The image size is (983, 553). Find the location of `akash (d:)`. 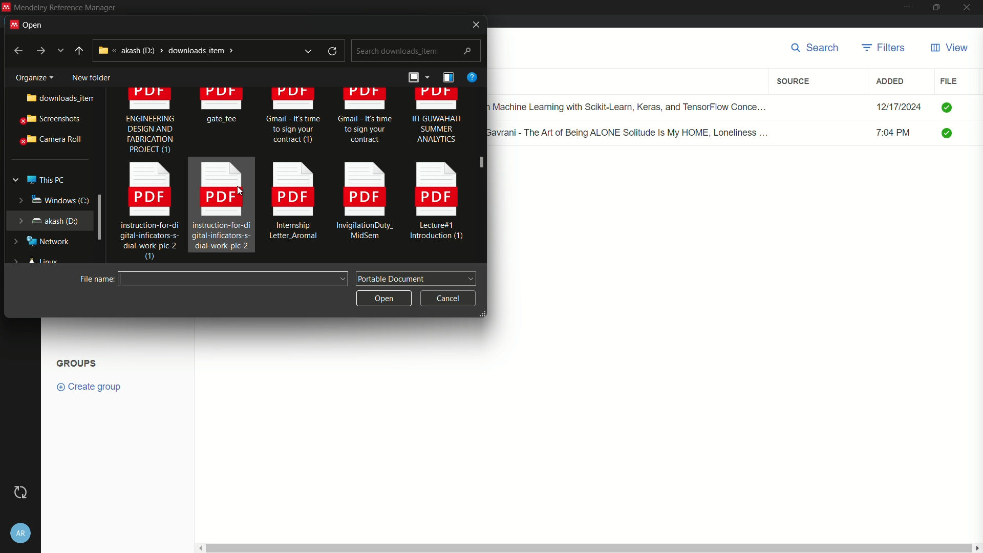

akash (d:) is located at coordinates (48, 220).